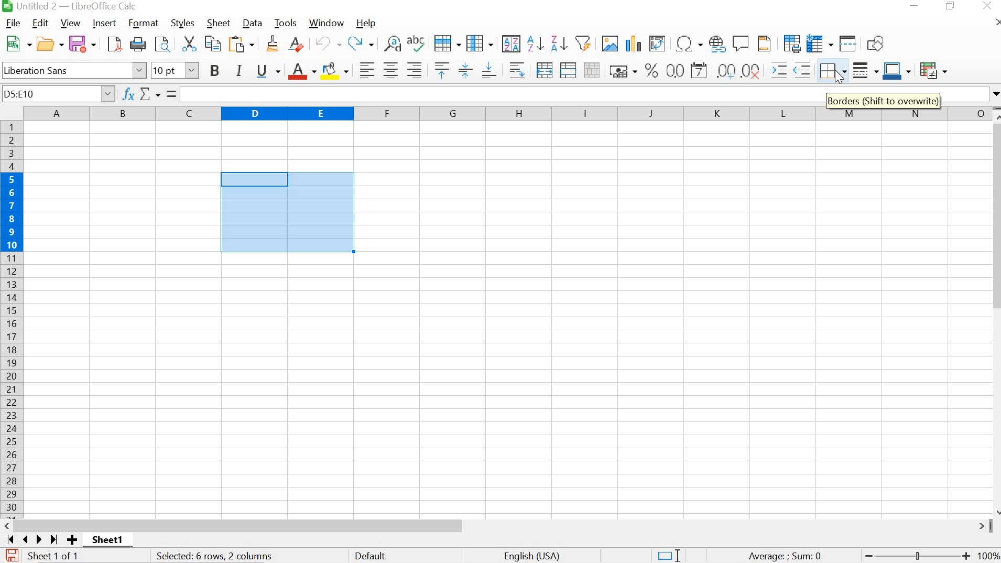  What do you see at coordinates (988, 557) in the screenshot?
I see `zoom factor` at bounding box center [988, 557].